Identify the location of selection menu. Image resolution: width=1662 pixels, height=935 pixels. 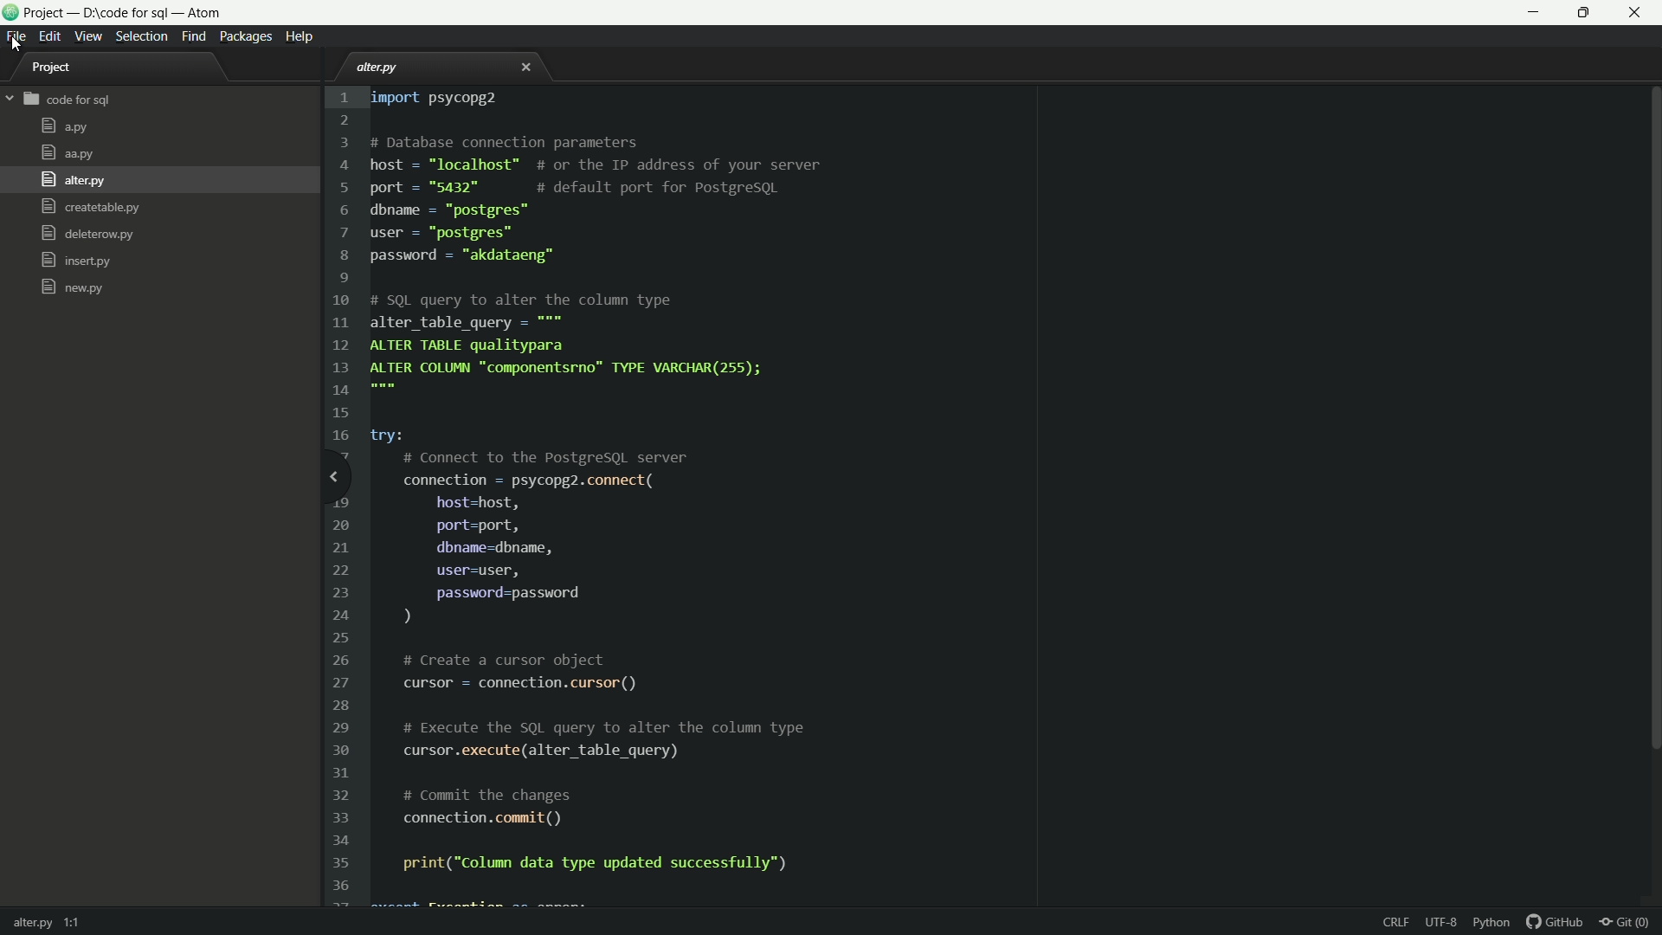
(142, 36).